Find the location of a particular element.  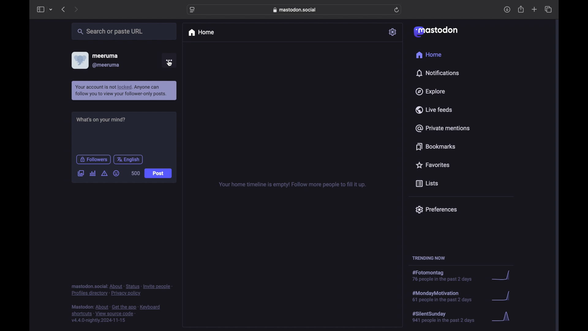

show tab overview is located at coordinates (548, 9).